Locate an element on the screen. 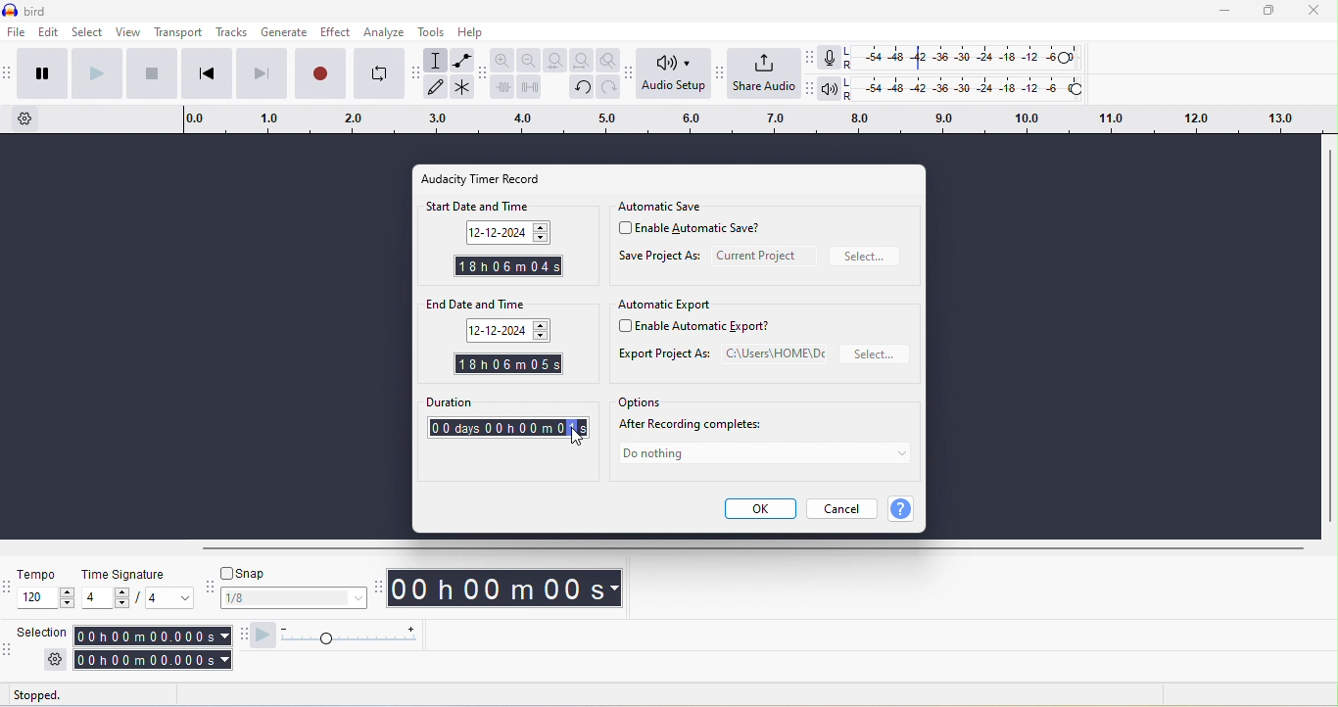 The width and height of the screenshot is (1338, 707). audacity transport toolbar is located at coordinates (9, 72).